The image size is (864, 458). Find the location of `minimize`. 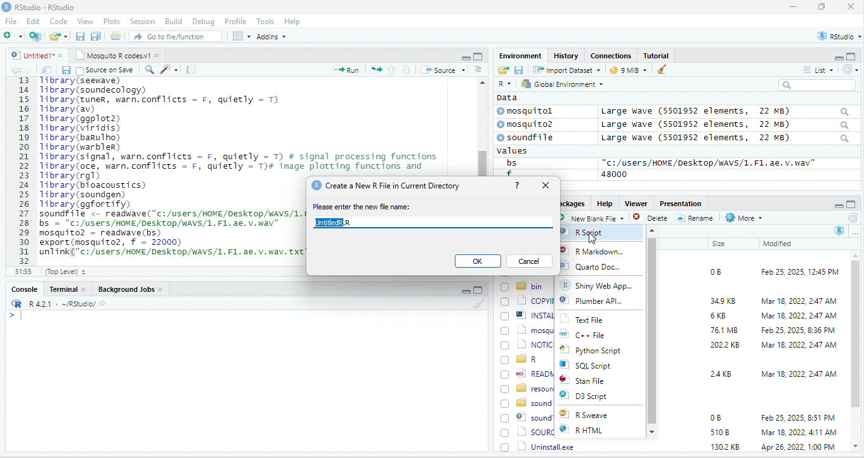

minimize is located at coordinates (464, 292).